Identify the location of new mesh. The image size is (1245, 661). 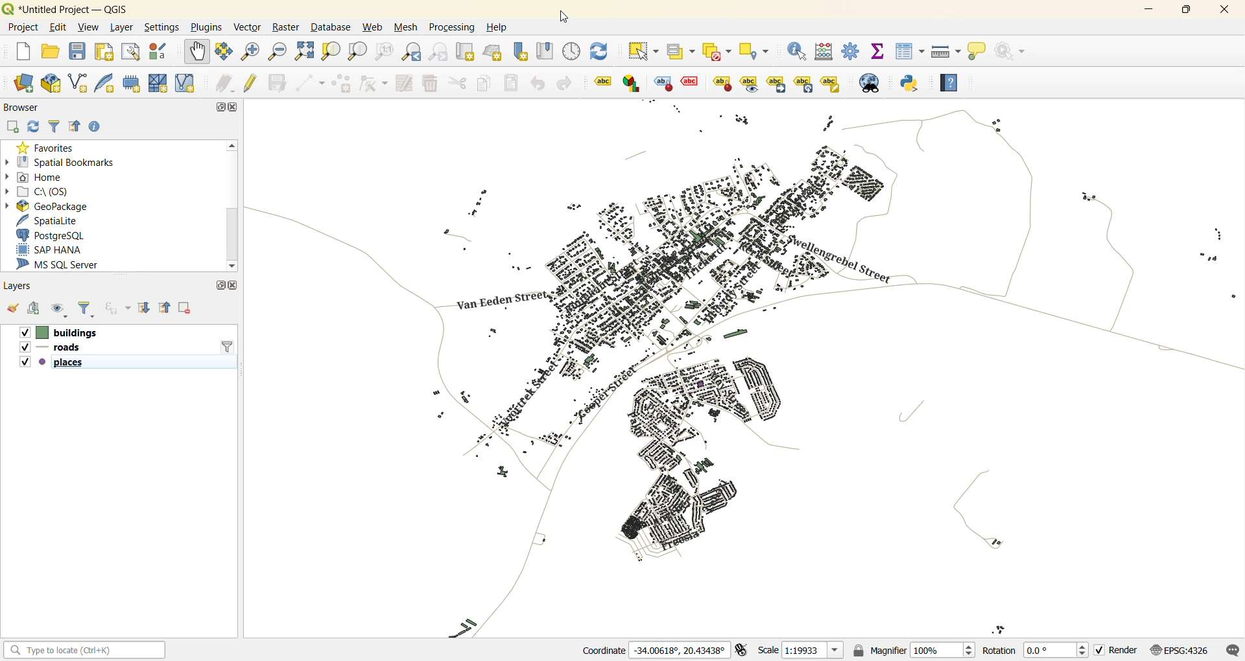
(156, 83).